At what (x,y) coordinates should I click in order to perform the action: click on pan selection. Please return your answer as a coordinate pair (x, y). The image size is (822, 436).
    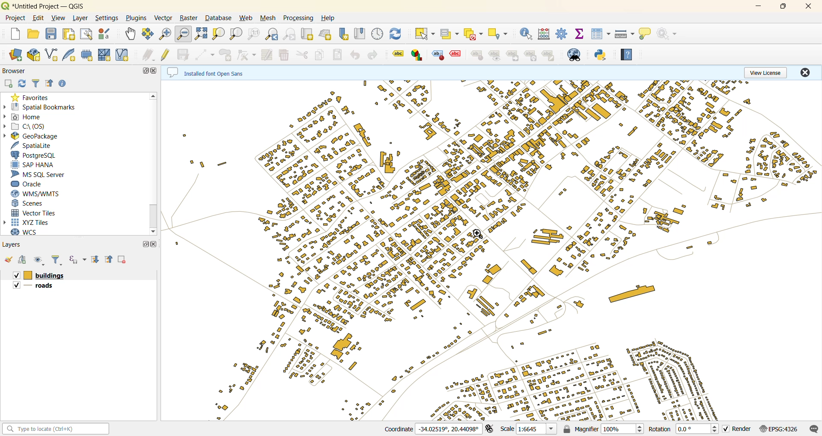
    Looking at the image, I should click on (146, 34).